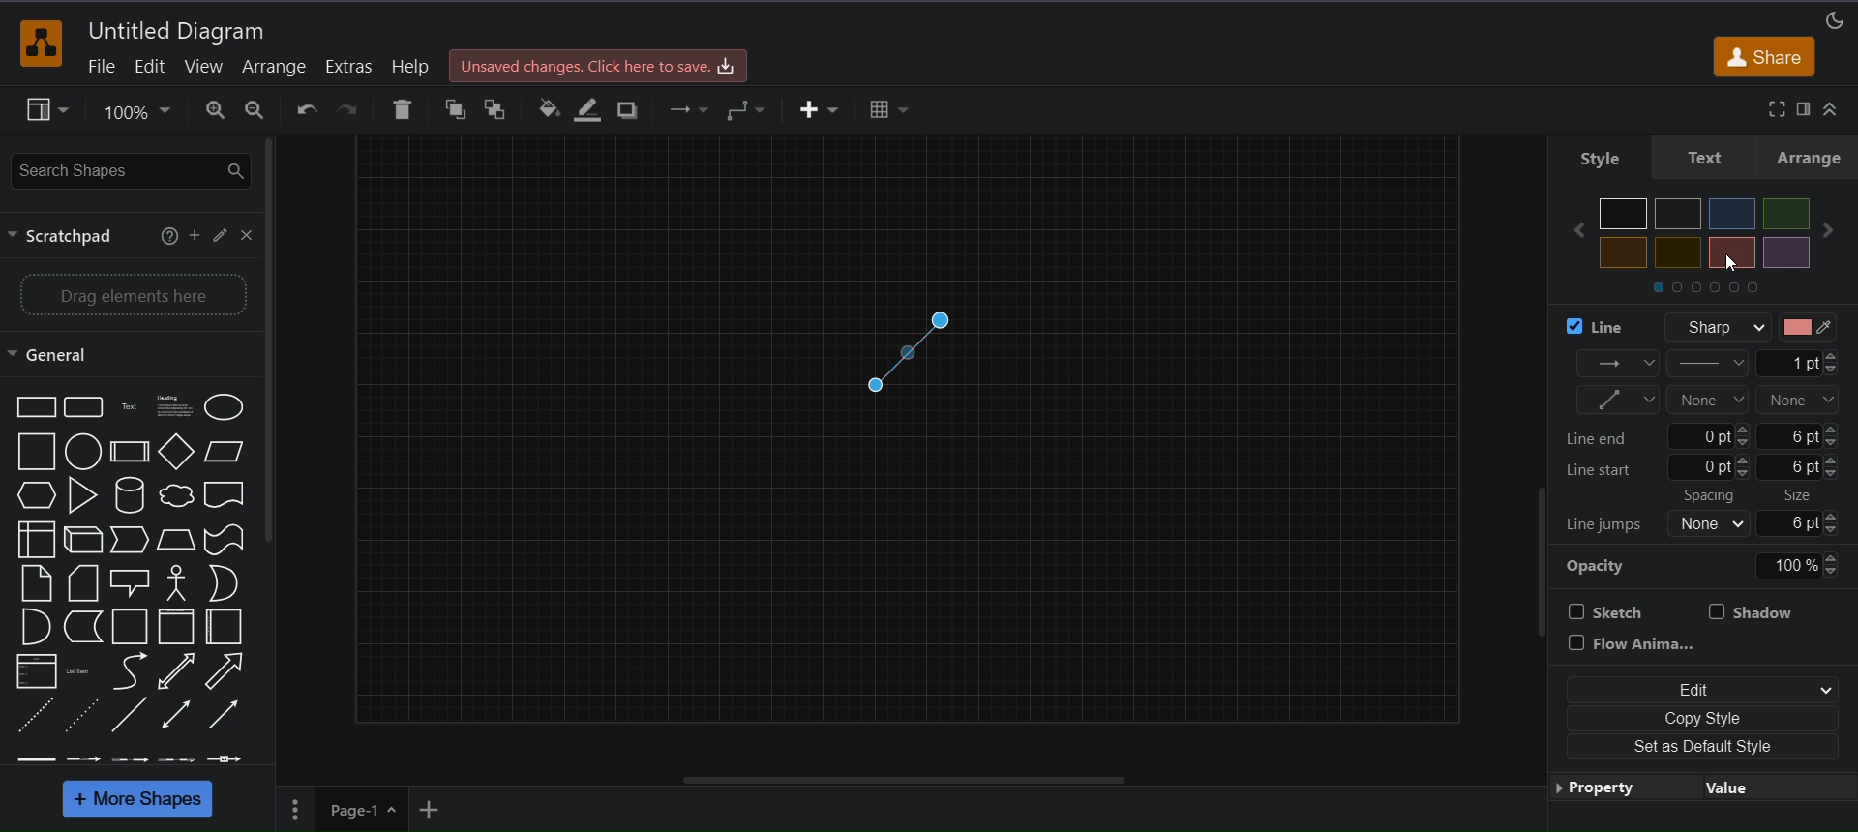  Describe the element at coordinates (910, 351) in the screenshot. I see `red connector line color ` at that location.